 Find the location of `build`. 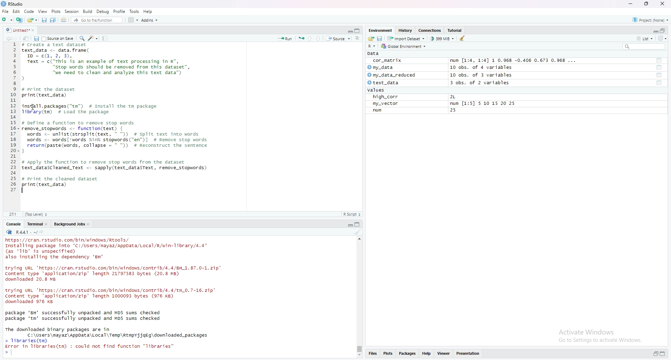

build is located at coordinates (88, 12).